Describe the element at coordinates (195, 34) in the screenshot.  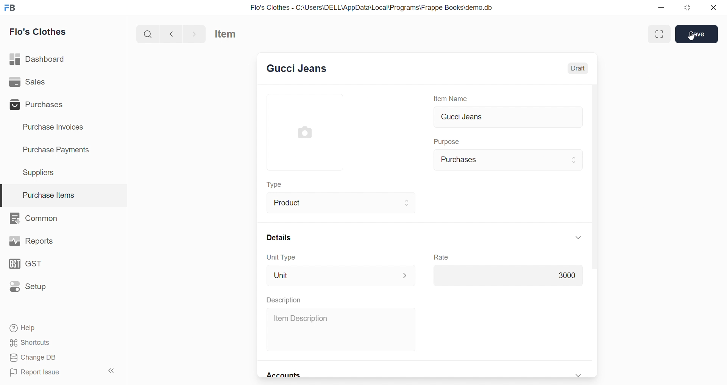
I see `navigate forward` at that location.